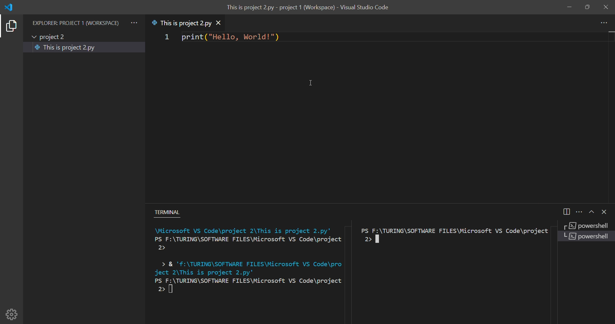 Image resolution: width=615 pixels, height=324 pixels. I want to click on This is project 2.py, so click(180, 23).